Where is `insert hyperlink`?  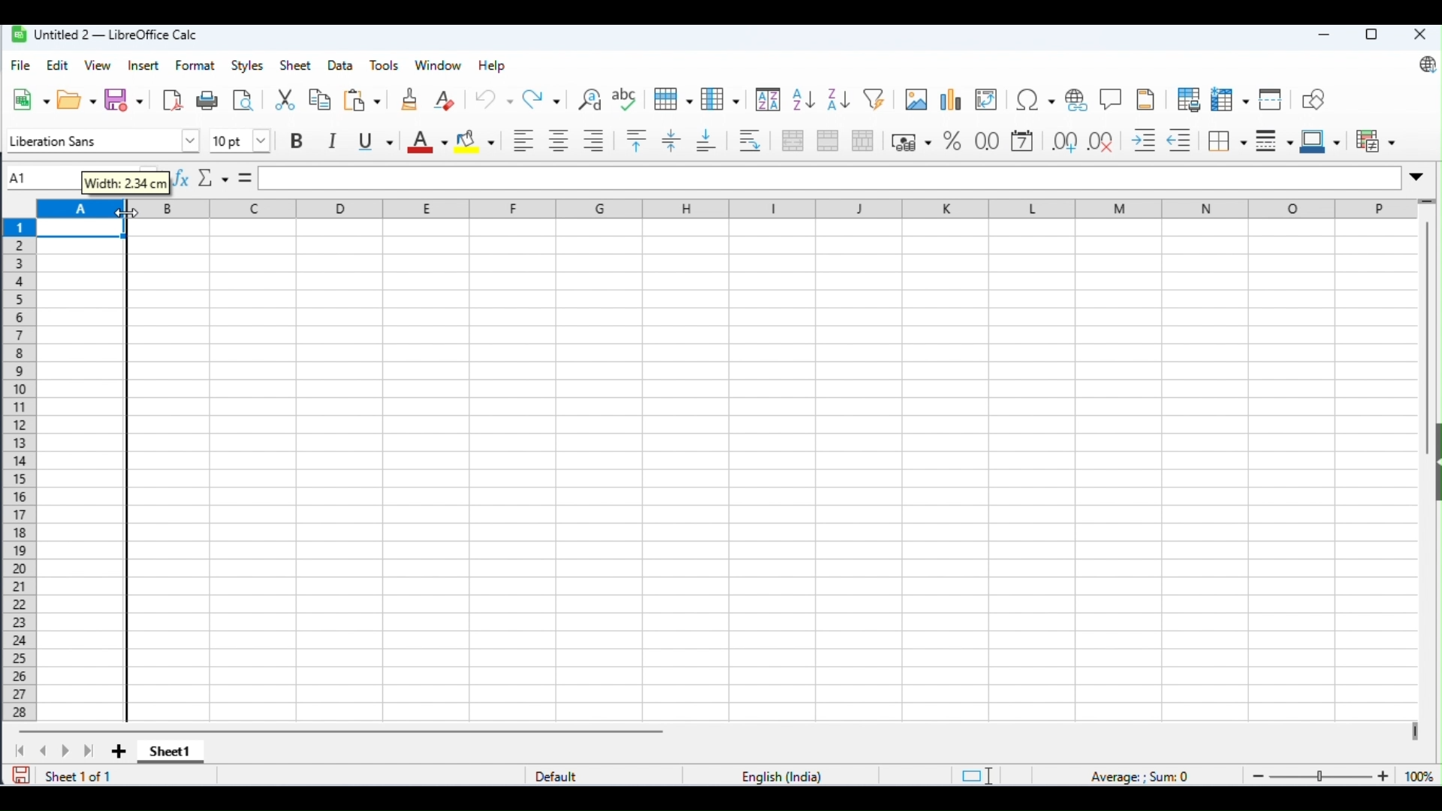
insert hyperlink is located at coordinates (1112, 98).